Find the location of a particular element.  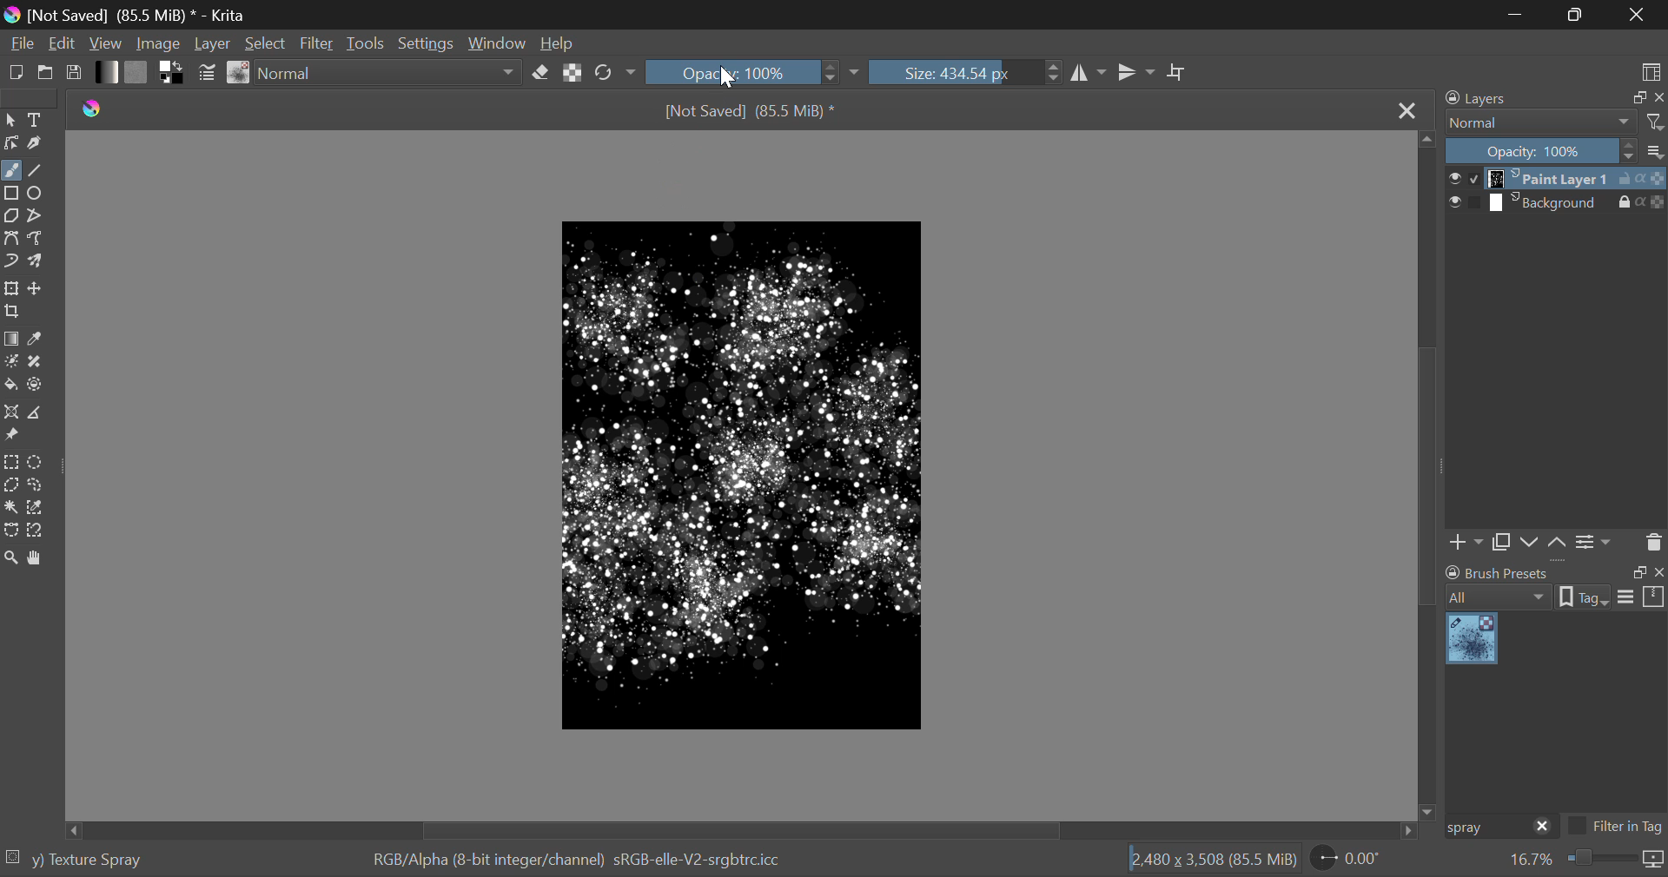

Polygon is located at coordinates (12, 217).